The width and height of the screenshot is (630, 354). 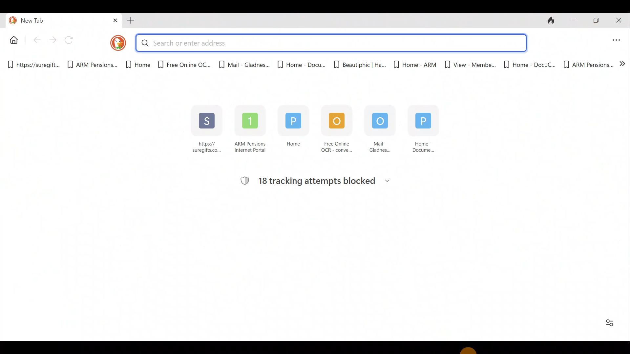 What do you see at coordinates (358, 63) in the screenshot?
I see `Beautiphic | Ha` at bounding box center [358, 63].